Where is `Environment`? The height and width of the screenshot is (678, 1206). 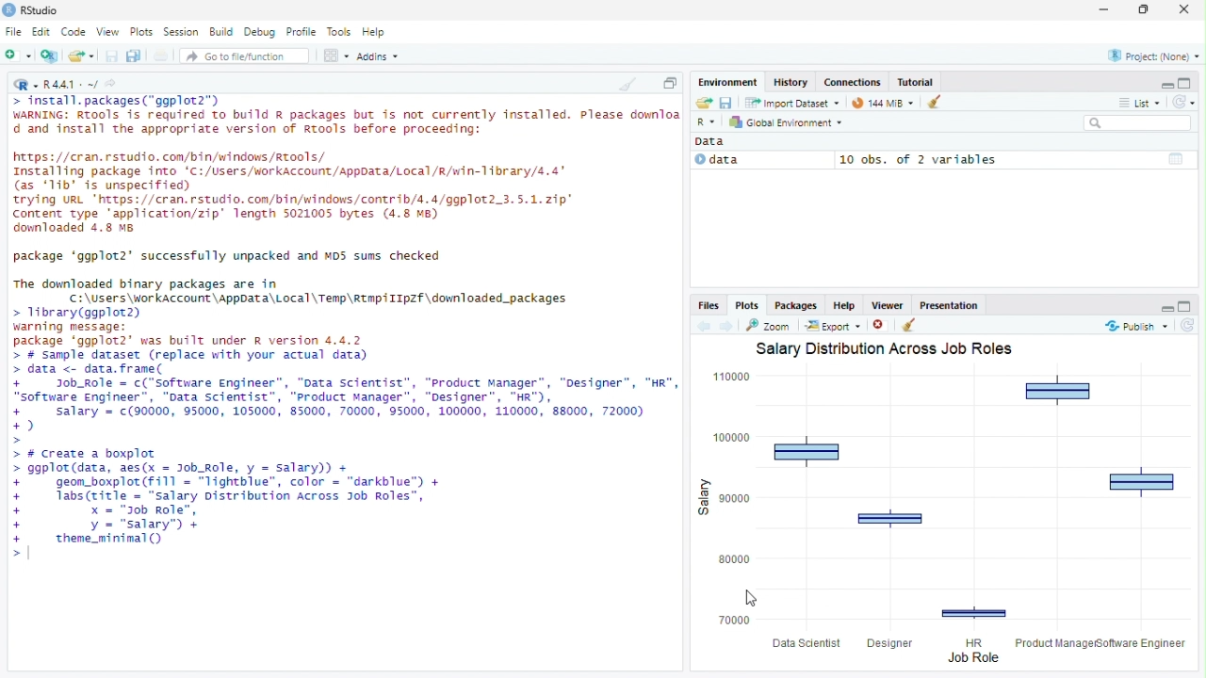
Environment is located at coordinates (728, 82).